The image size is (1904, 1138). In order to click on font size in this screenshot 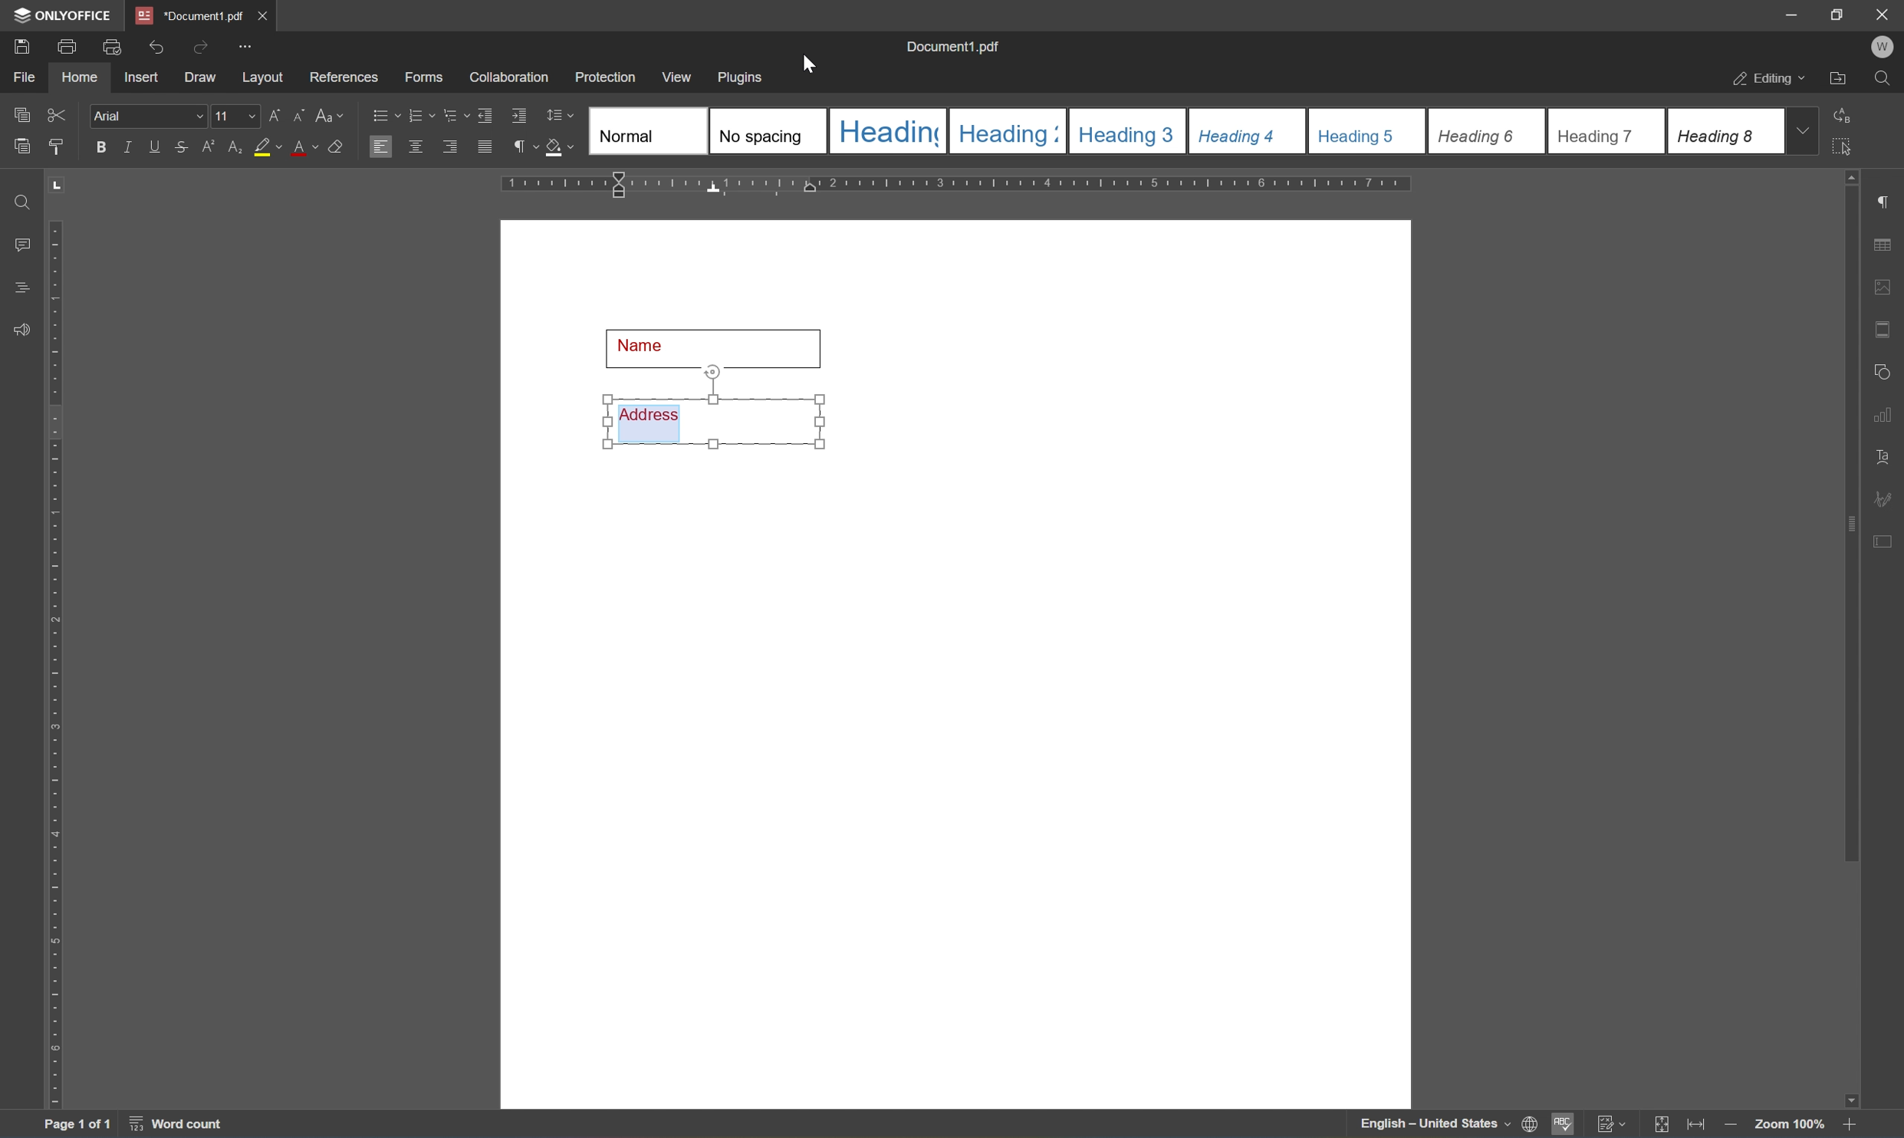, I will do `click(236, 115)`.